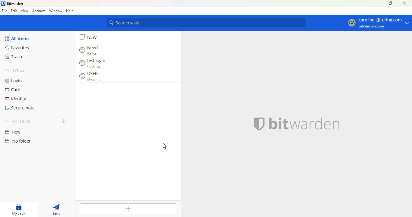 This screenshot has width=412, height=217. What do you see at coordinates (18, 121) in the screenshot?
I see `folders` at bounding box center [18, 121].